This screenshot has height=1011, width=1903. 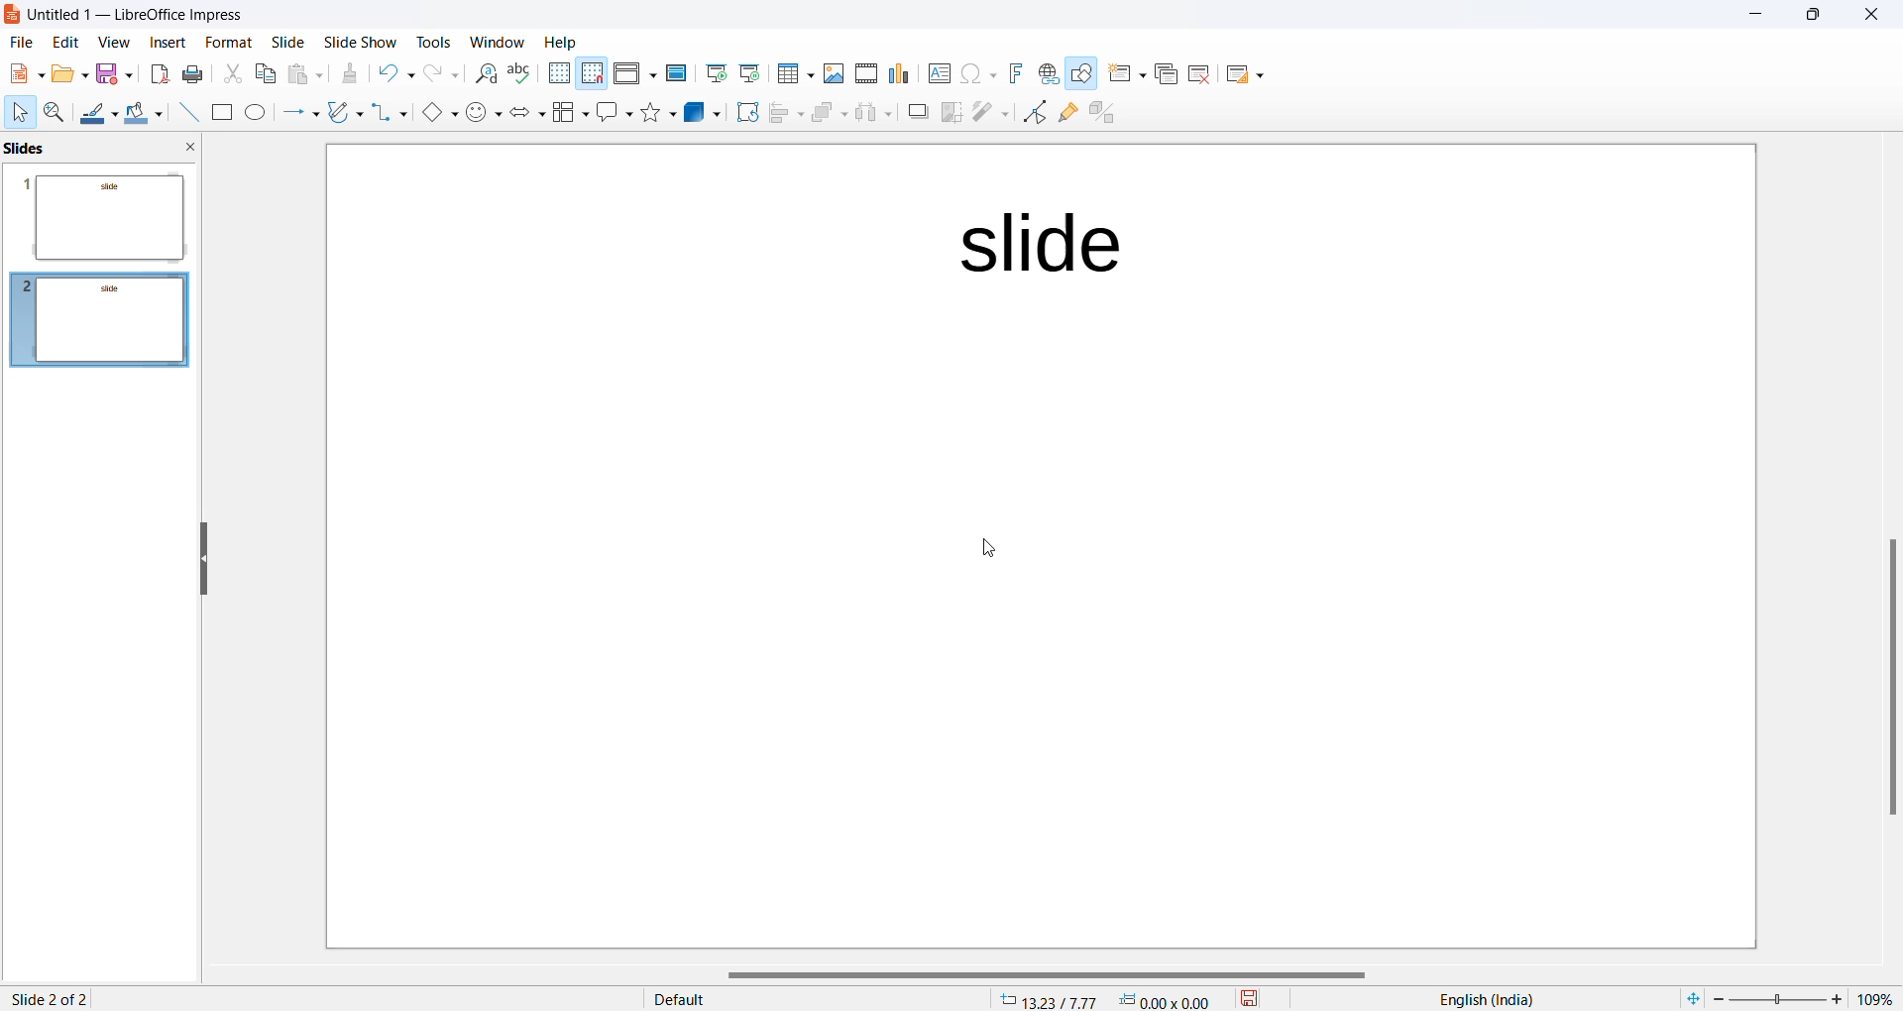 I want to click on Start from current slide, so click(x=748, y=75).